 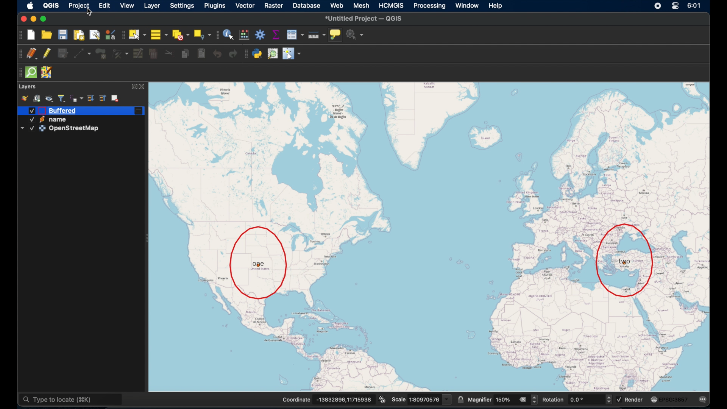 I want to click on show map tips, so click(x=336, y=34).